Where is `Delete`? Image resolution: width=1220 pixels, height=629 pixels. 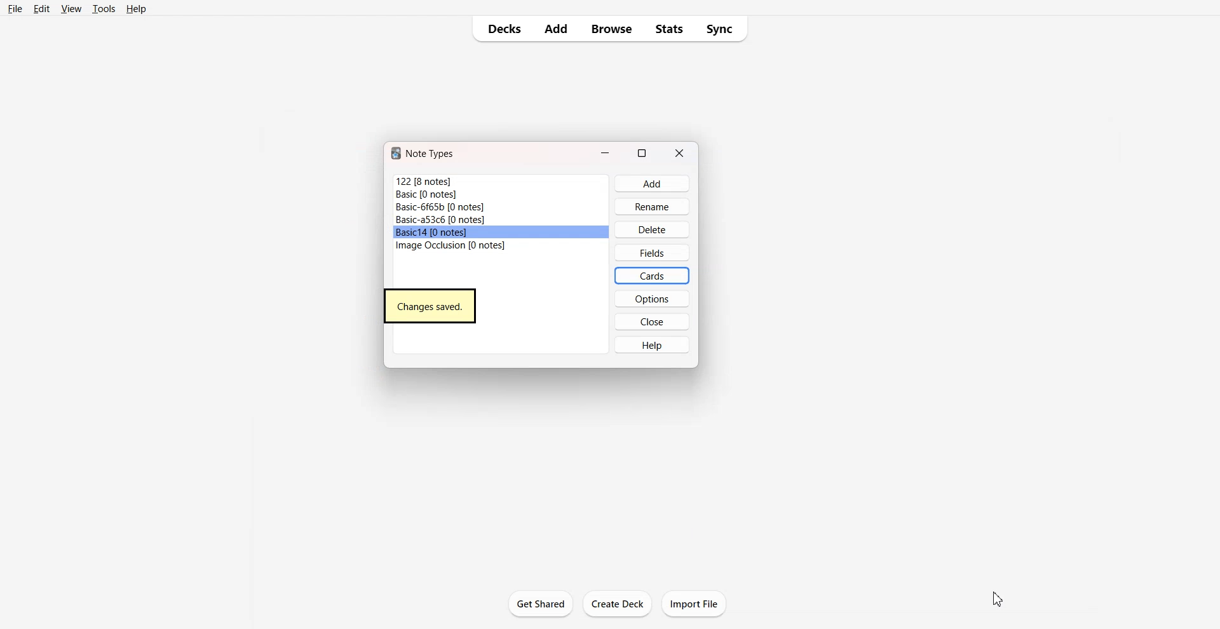 Delete is located at coordinates (653, 229).